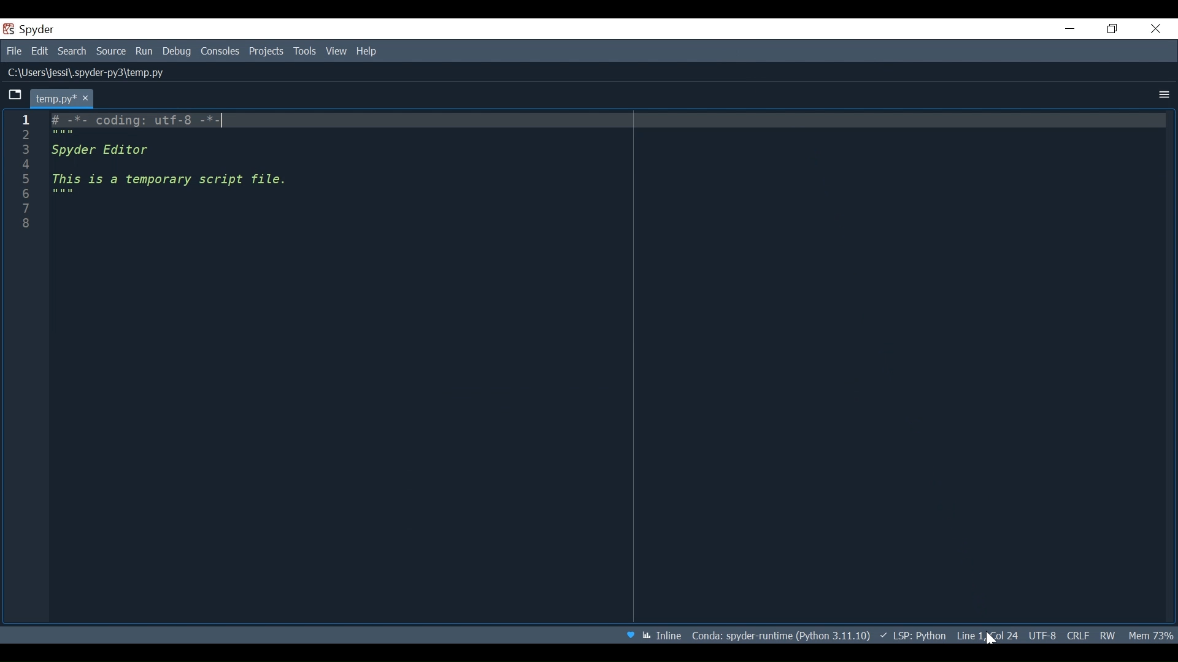 Image resolution: width=1178 pixels, height=662 pixels. What do you see at coordinates (40, 51) in the screenshot?
I see `Edit` at bounding box center [40, 51].